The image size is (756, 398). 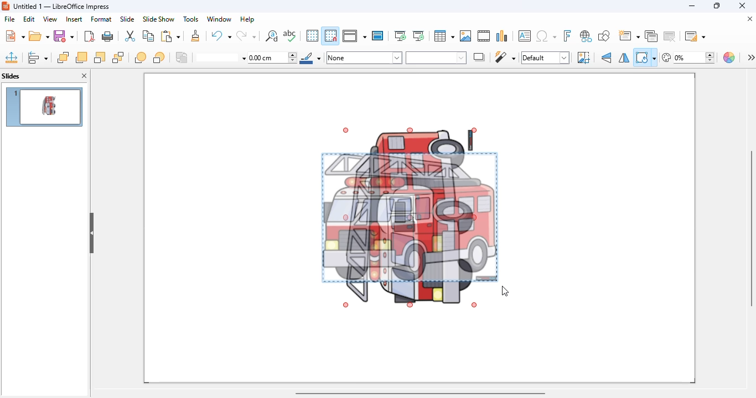 What do you see at coordinates (418, 36) in the screenshot?
I see `start from current slide` at bounding box center [418, 36].